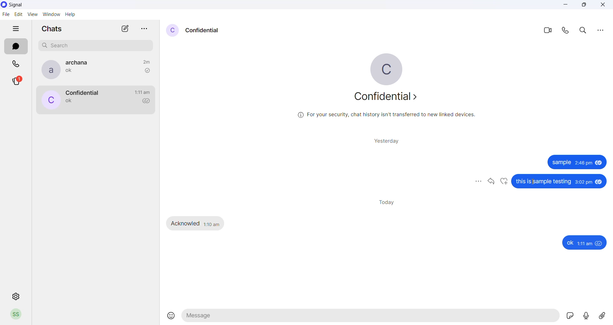 The width and height of the screenshot is (613, 325). Describe the element at coordinates (148, 102) in the screenshot. I see `read recipient` at that location.